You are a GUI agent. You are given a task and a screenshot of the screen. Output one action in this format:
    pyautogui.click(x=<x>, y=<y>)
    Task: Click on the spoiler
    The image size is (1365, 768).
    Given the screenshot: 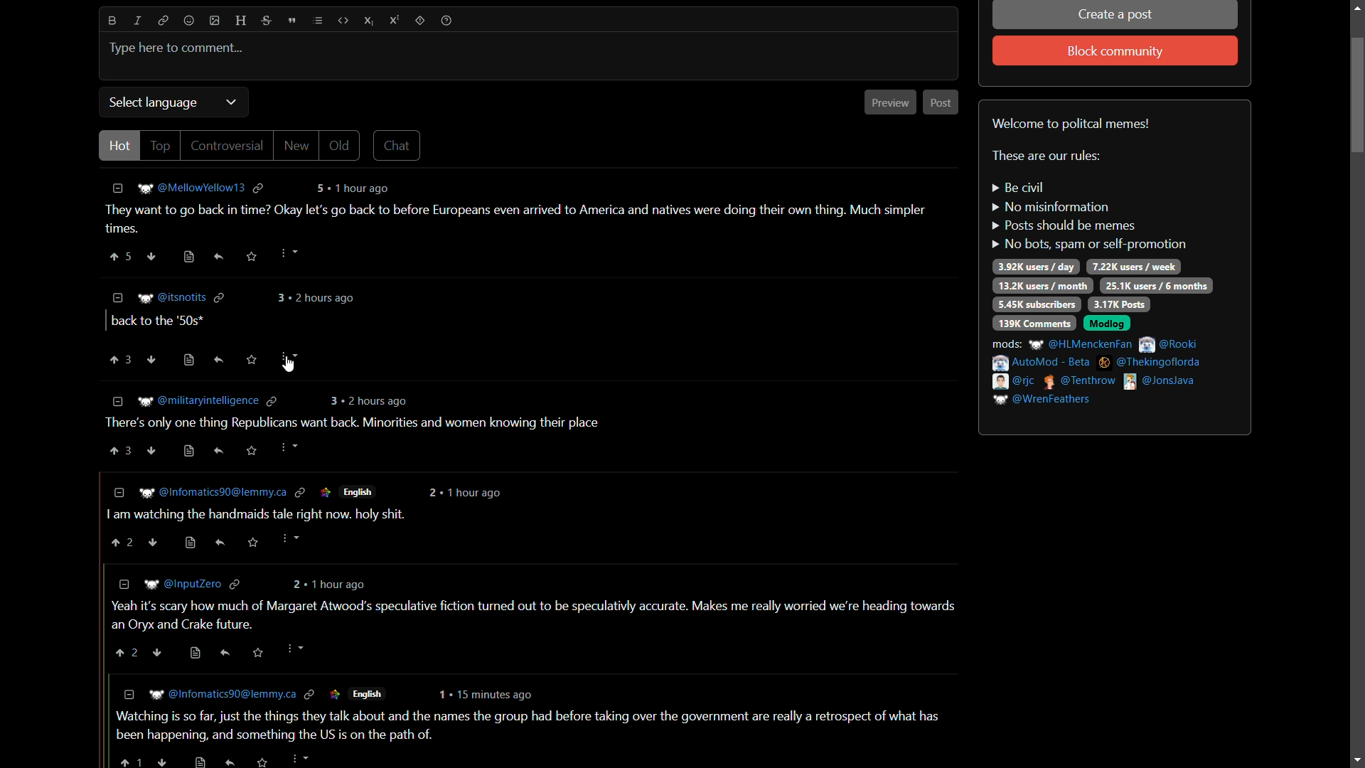 What is the action you would take?
    pyautogui.click(x=420, y=21)
    